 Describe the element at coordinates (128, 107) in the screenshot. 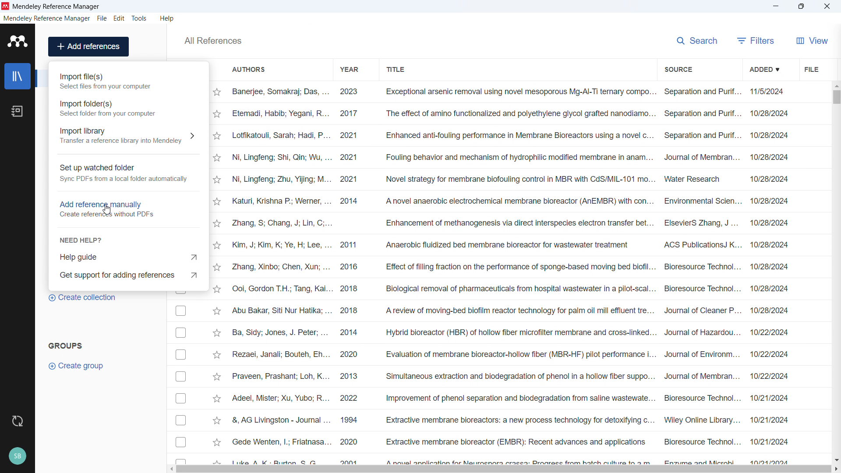

I see `Import folders ` at that location.